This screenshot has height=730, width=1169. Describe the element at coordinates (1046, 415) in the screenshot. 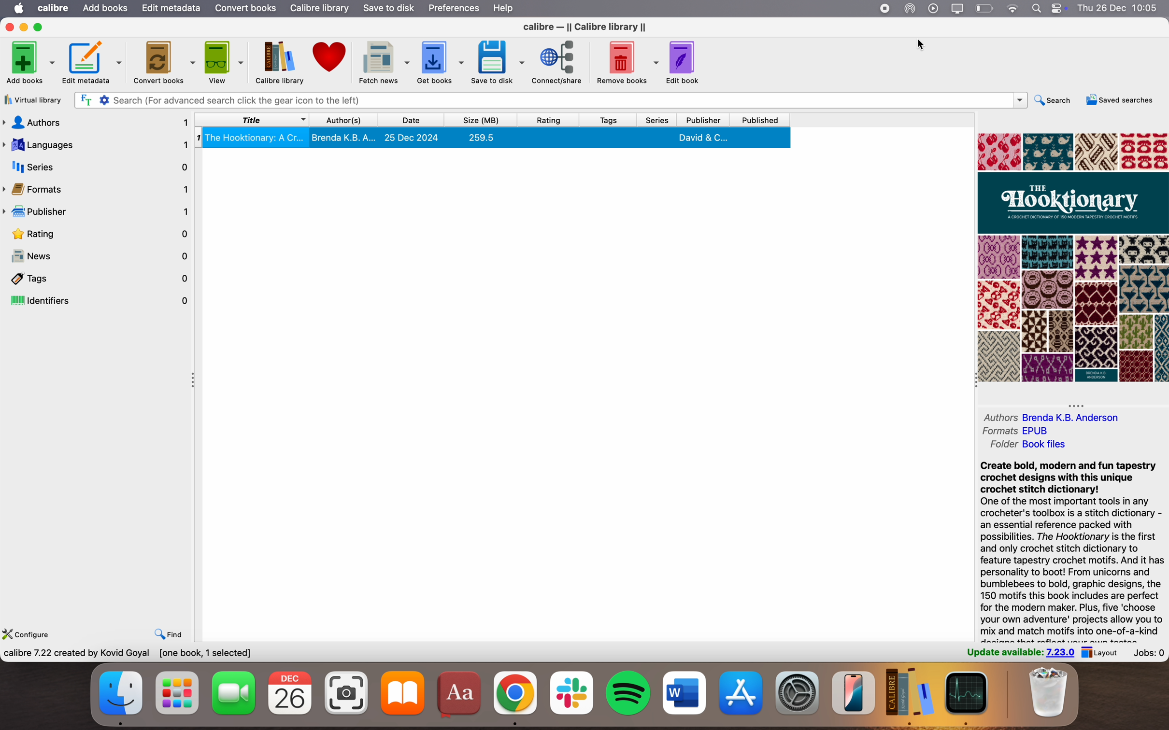

I see `authors Brenda K.B. Anderson` at that location.